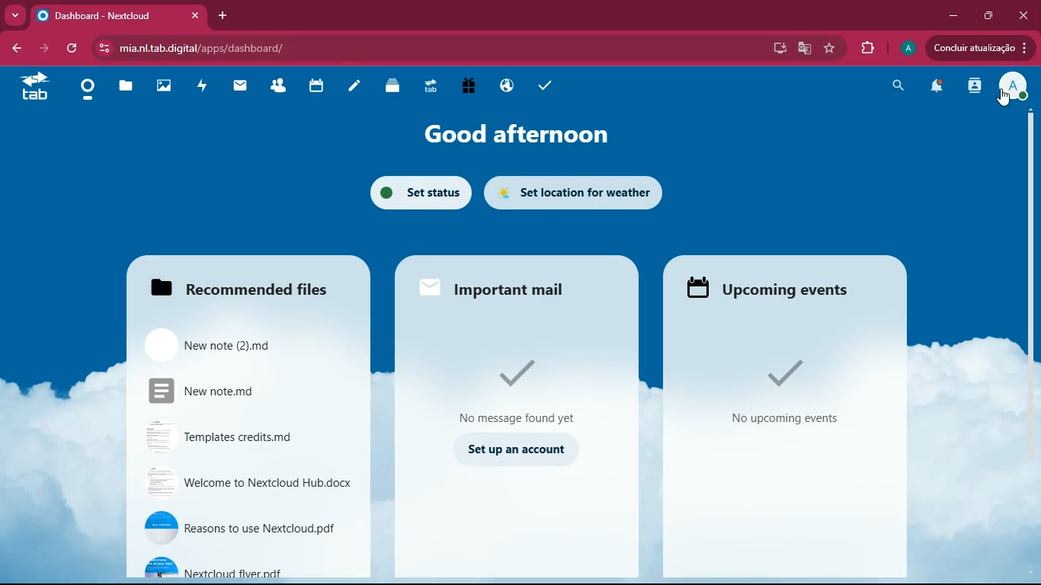 This screenshot has height=585, width=1041. What do you see at coordinates (503, 283) in the screenshot?
I see `Important mail` at bounding box center [503, 283].